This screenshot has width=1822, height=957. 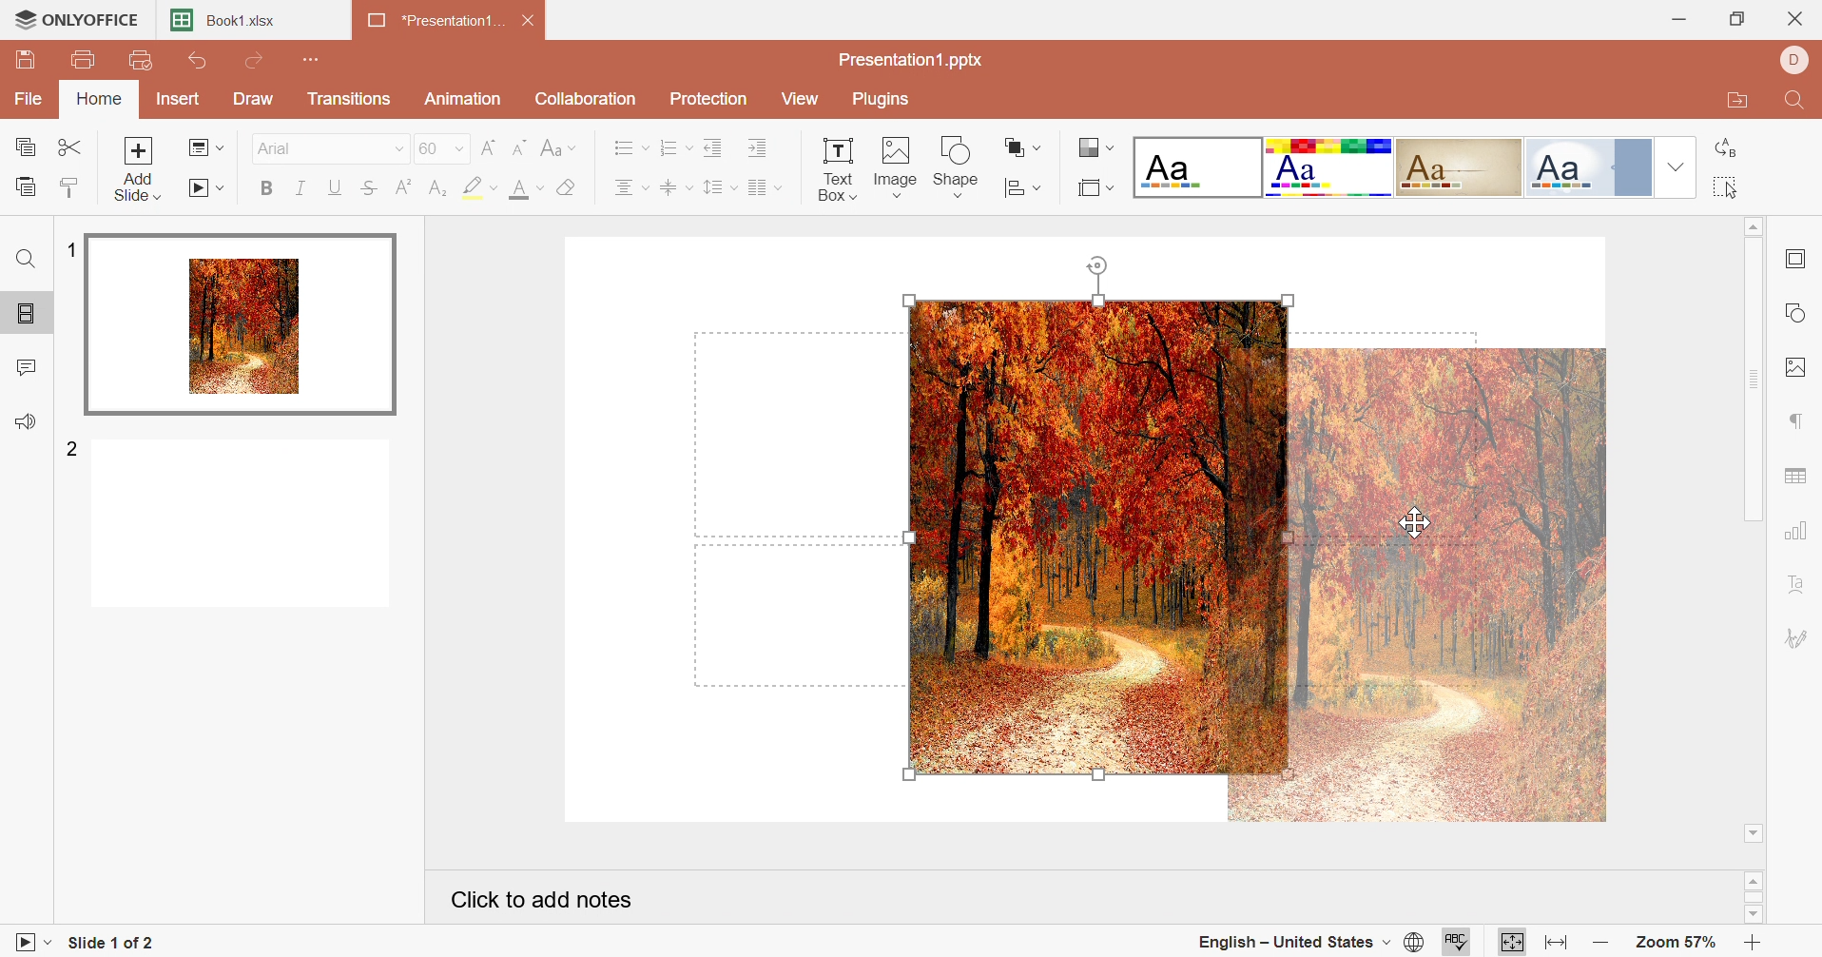 What do you see at coordinates (1754, 531) in the screenshot?
I see `Scroll Bar` at bounding box center [1754, 531].